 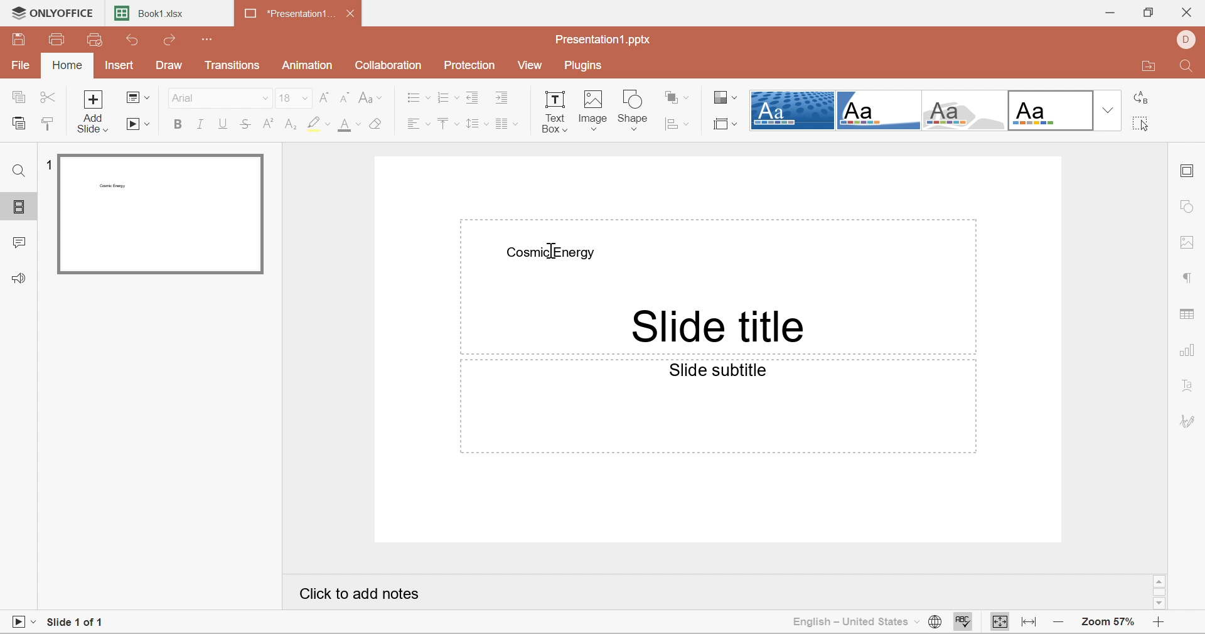 I want to click on Increment font size, so click(x=324, y=97).